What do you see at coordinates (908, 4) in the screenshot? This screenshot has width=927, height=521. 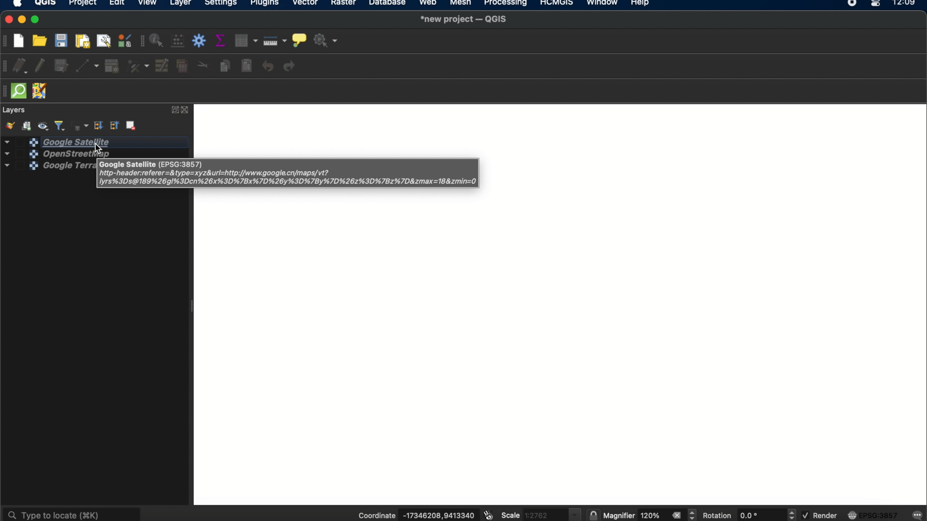 I see `12.09` at bounding box center [908, 4].